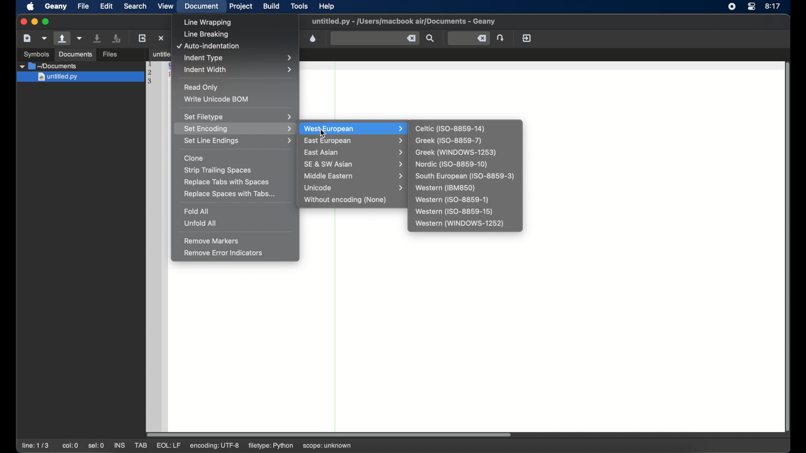 This screenshot has width=806, height=453. What do you see at coordinates (218, 171) in the screenshot?
I see `strip trailing spaces` at bounding box center [218, 171].